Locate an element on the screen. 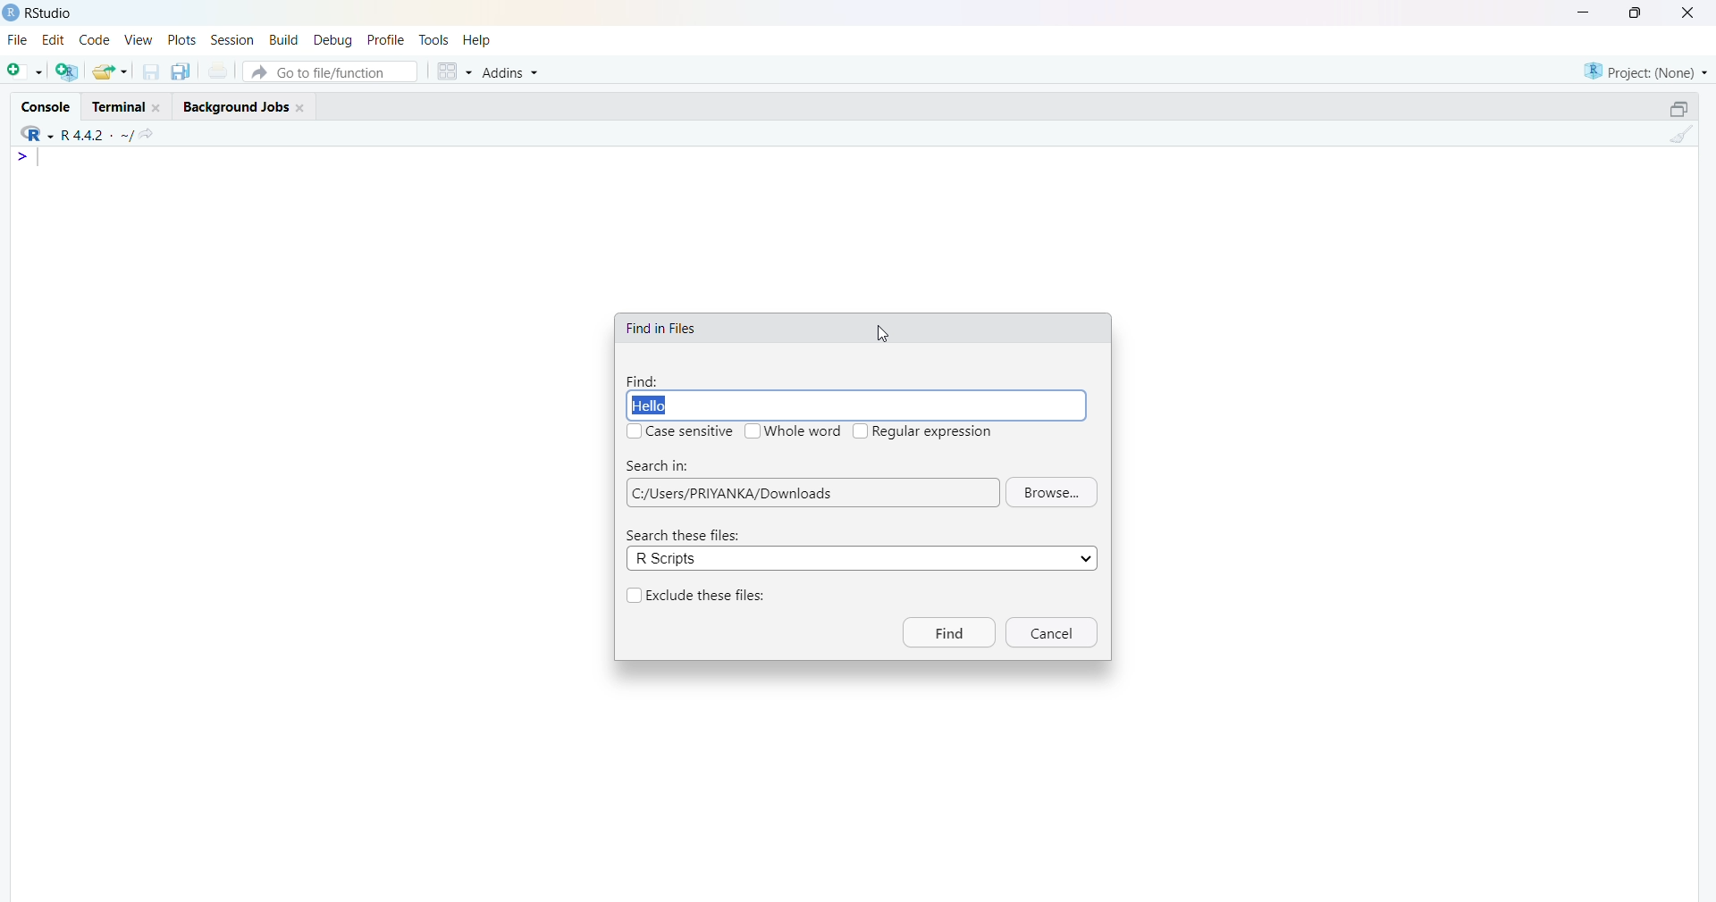 The width and height of the screenshot is (1716, 902). Clean  is located at coordinates (1681, 133).